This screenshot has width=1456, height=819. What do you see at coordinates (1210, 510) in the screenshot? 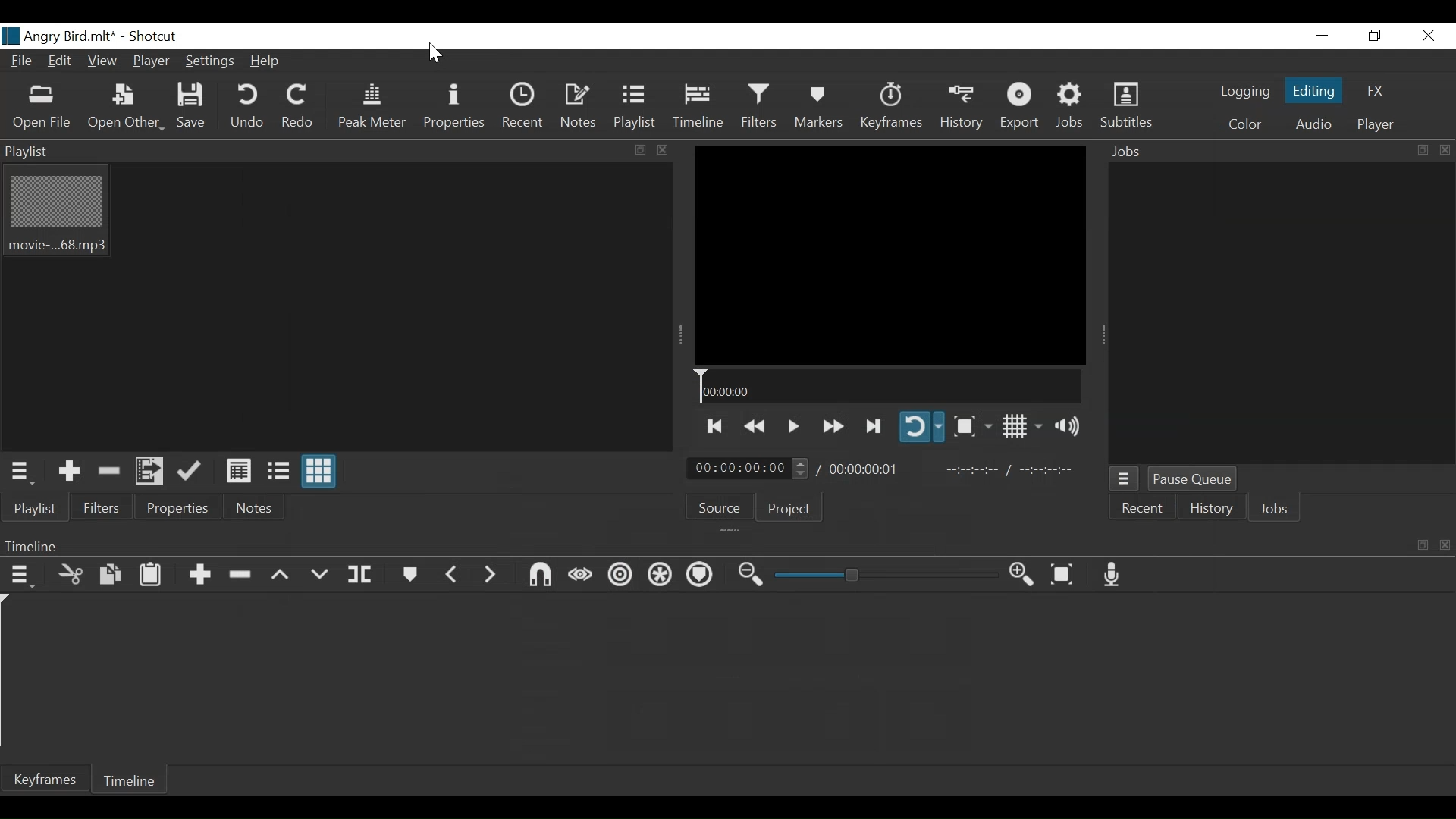
I see `History` at bounding box center [1210, 510].